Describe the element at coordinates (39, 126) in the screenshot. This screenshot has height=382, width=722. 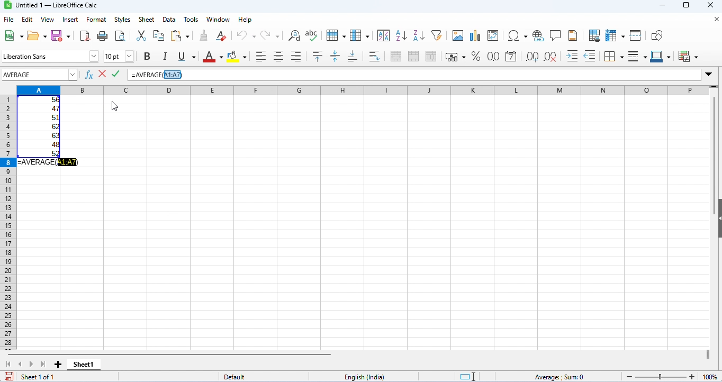
I see `range of cells` at that location.